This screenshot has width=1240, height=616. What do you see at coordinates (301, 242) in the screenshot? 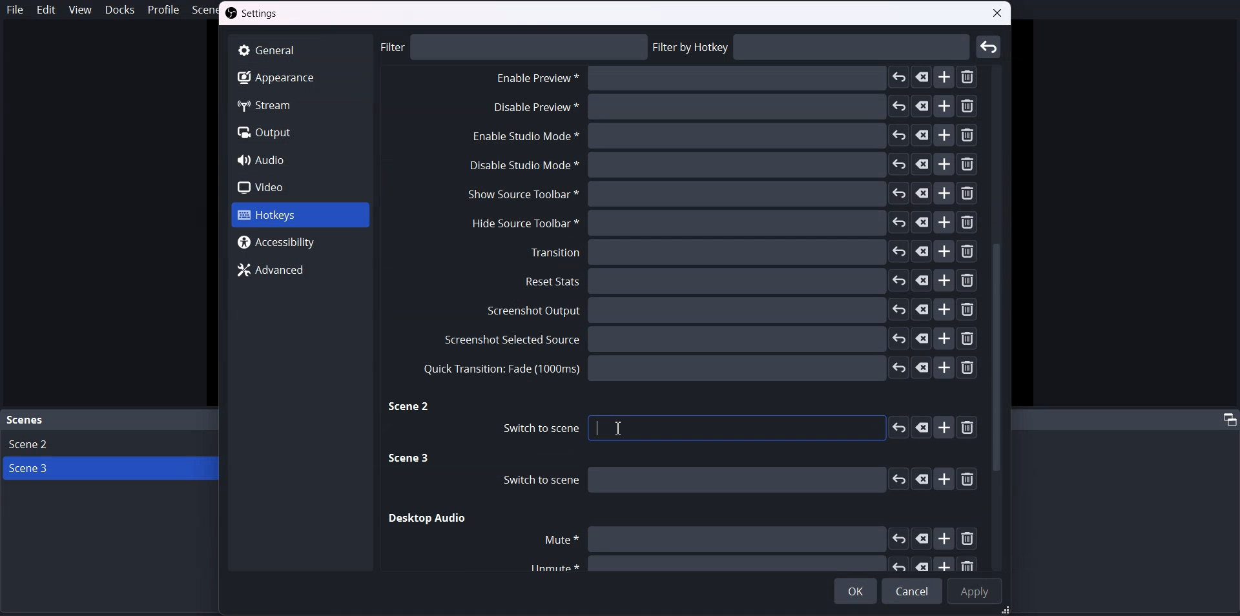
I see `Accessibility` at bounding box center [301, 242].